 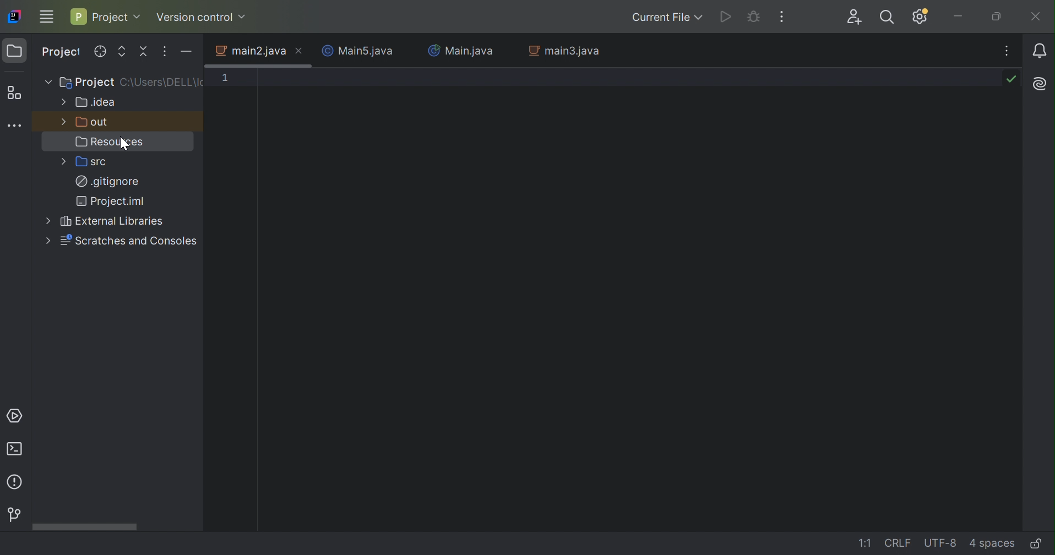 What do you see at coordinates (47, 222) in the screenshot?
I see `More` at bounding box center [47, 222].